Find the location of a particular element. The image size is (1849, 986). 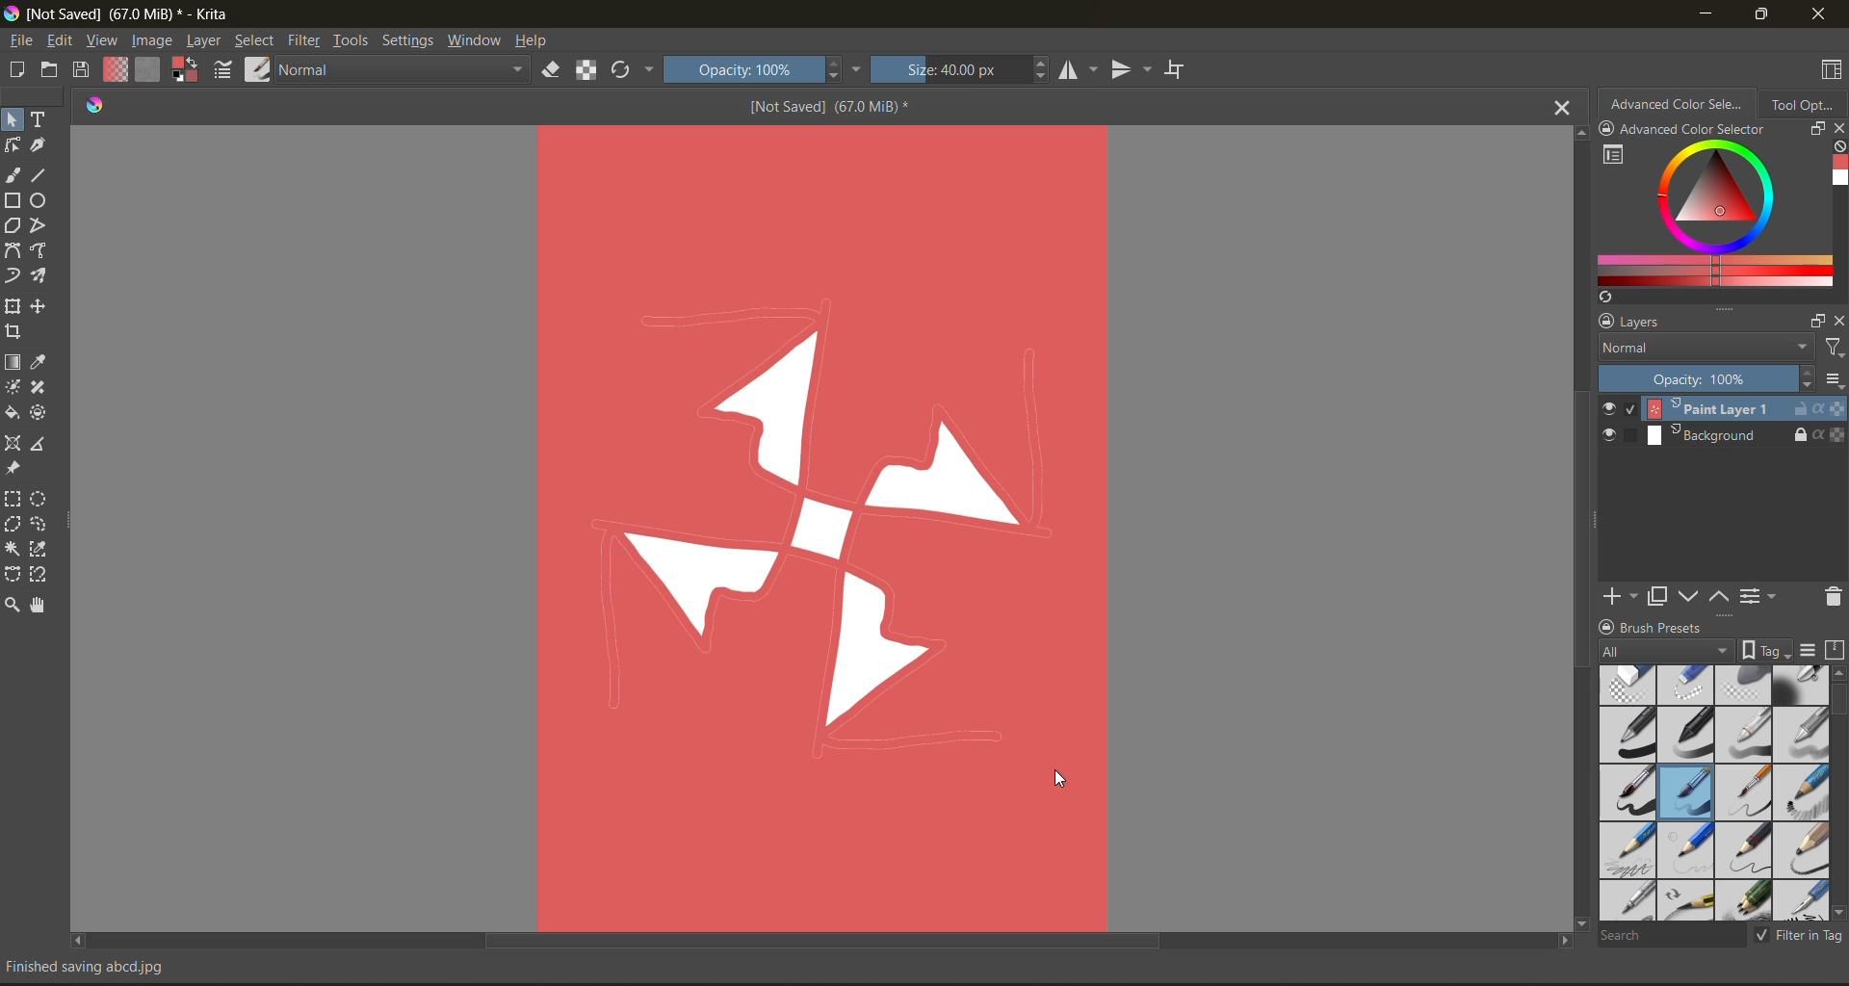

tools is located at coordinates (42, 307).